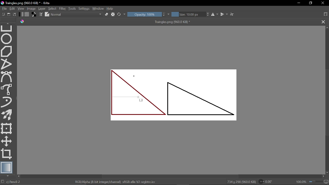 This screenshot has height=185, width=329. What do you see at coordinates (47, 14) in the screenshot?
I see `edit brush preset` at bounding box center [47, 14].